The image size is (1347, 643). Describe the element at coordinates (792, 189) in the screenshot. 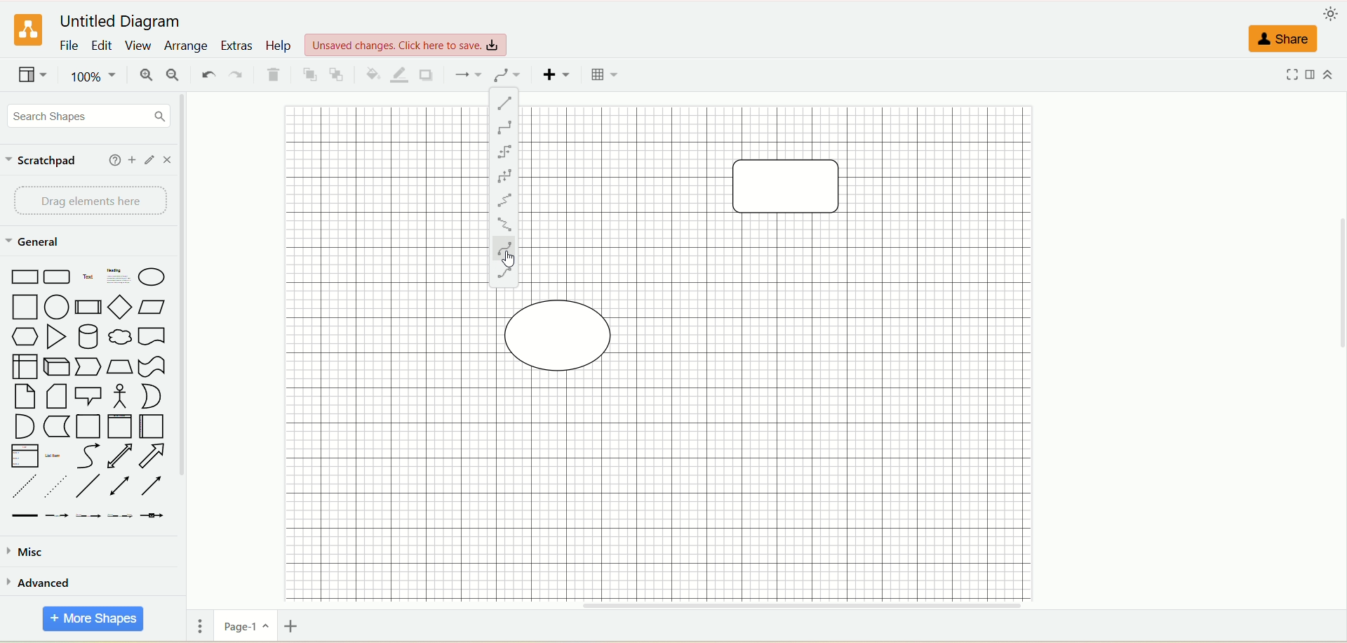

I see `shape` at that location.